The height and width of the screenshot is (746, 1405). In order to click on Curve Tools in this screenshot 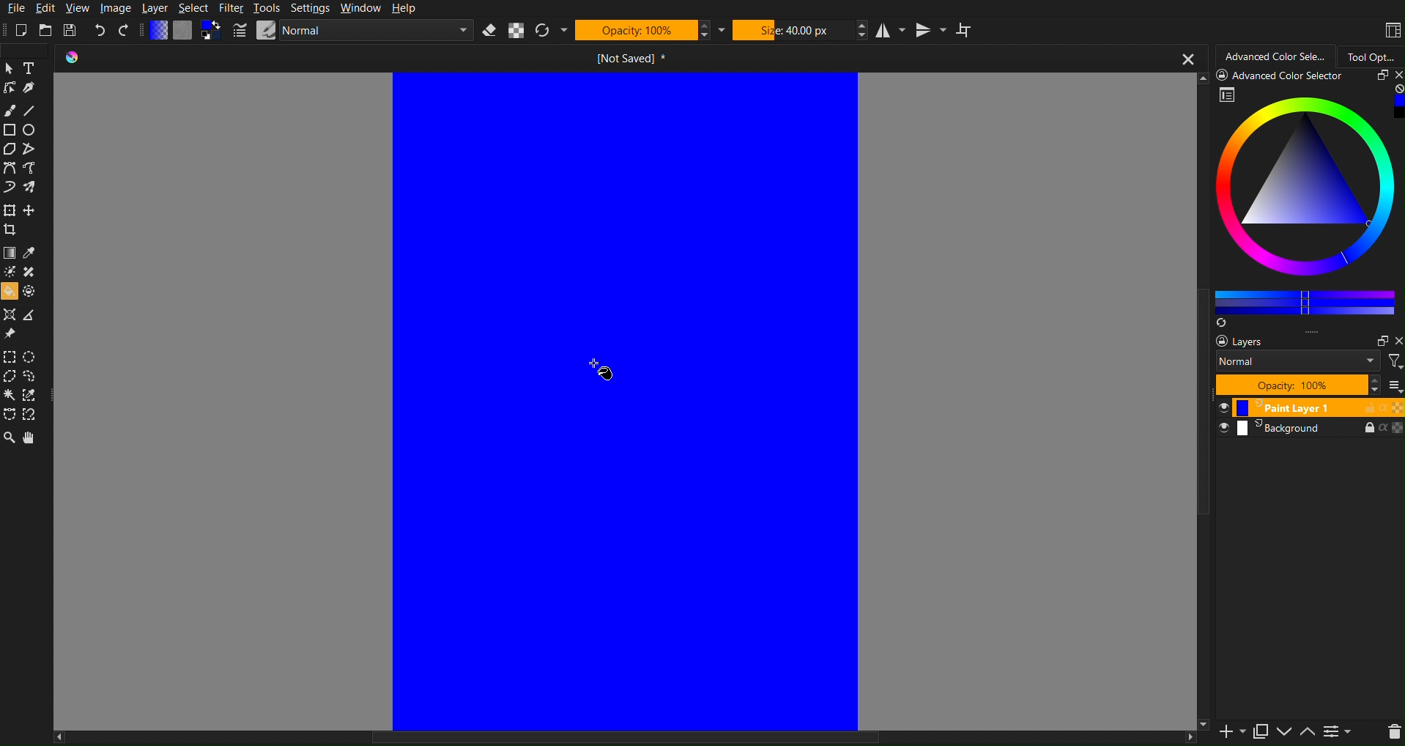, I will do `click(26, 181)`.